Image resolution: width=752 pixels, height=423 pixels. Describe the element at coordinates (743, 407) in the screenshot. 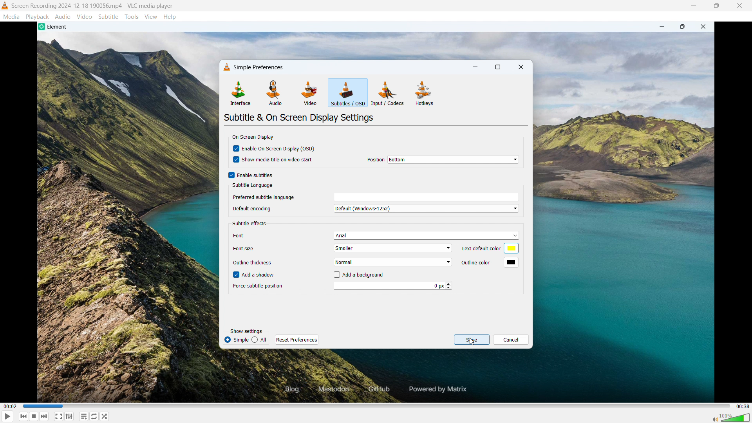

I see `Video duration ` at that location.